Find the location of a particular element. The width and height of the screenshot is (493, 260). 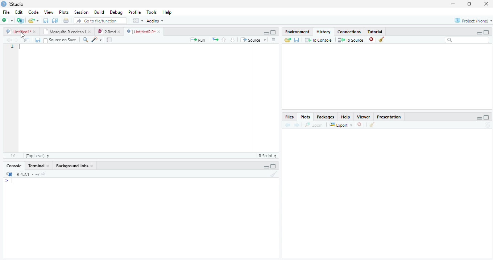

Console is located at coordinates (15, 165).